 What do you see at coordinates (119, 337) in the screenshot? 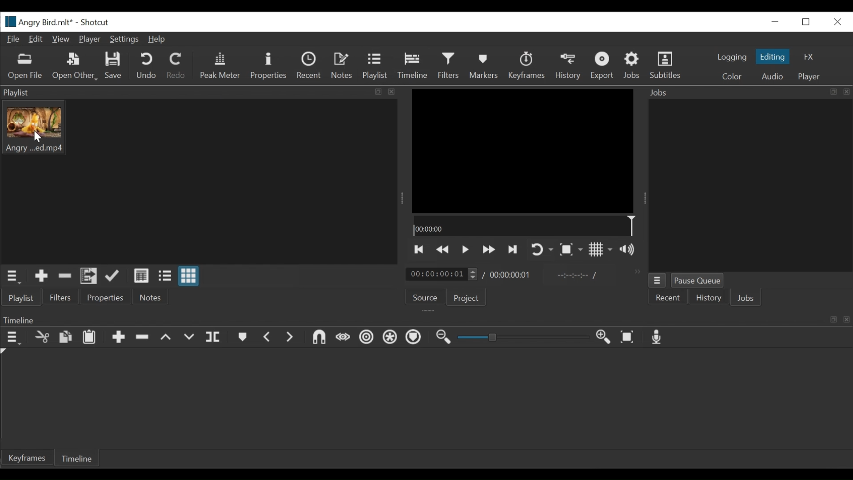
I see `Append` at bounding box center [119, 337].